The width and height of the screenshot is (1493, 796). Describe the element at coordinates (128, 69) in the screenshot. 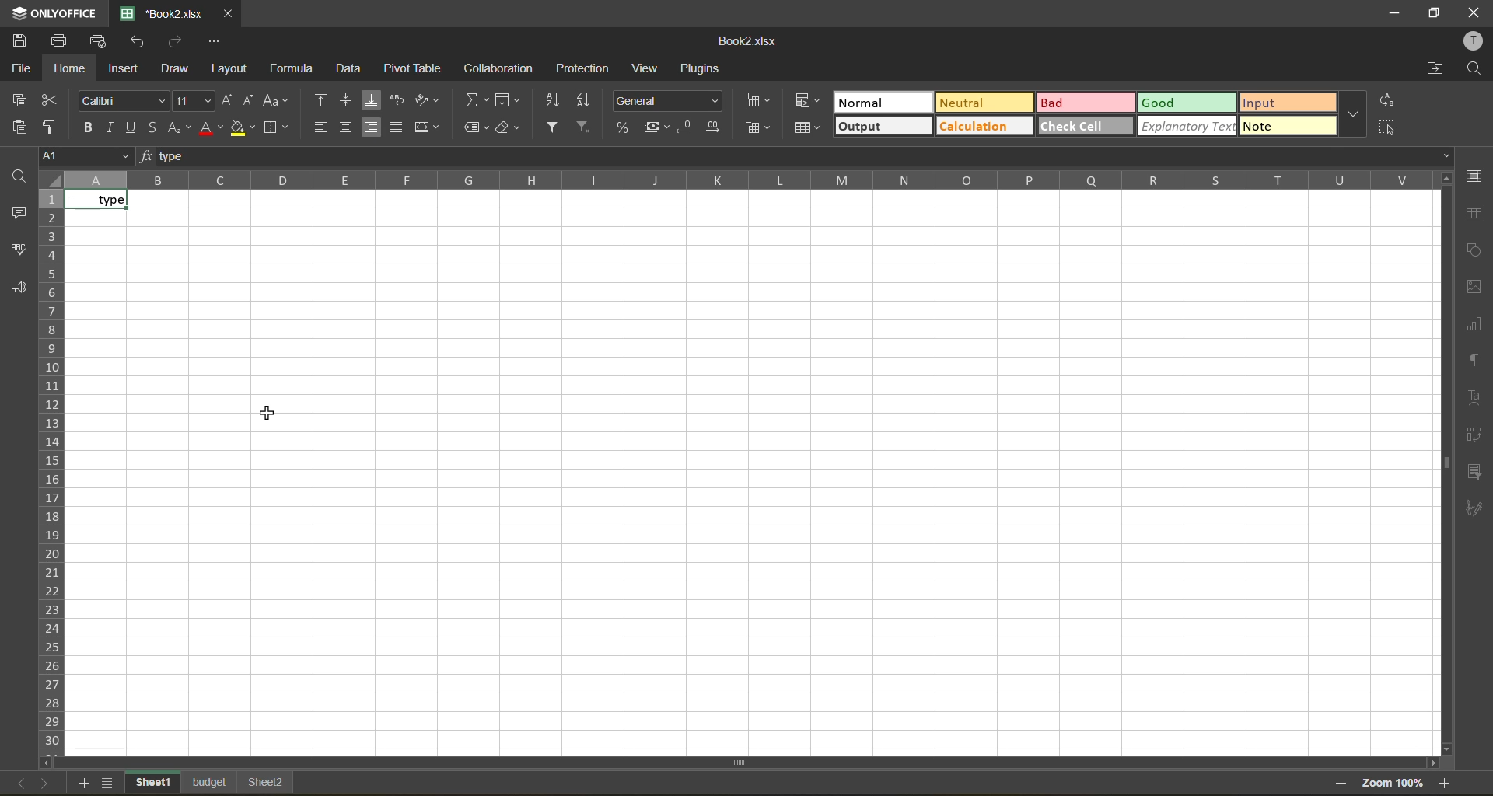

I see `insert` at that location.